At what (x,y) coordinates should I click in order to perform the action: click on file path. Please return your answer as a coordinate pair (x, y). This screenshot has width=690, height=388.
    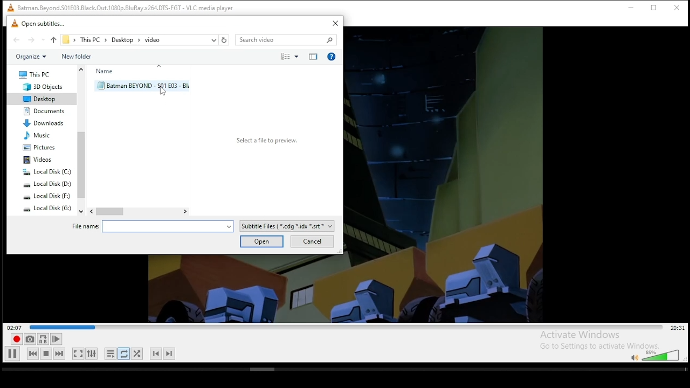
    Looking at the image, I should click on (68, 39).